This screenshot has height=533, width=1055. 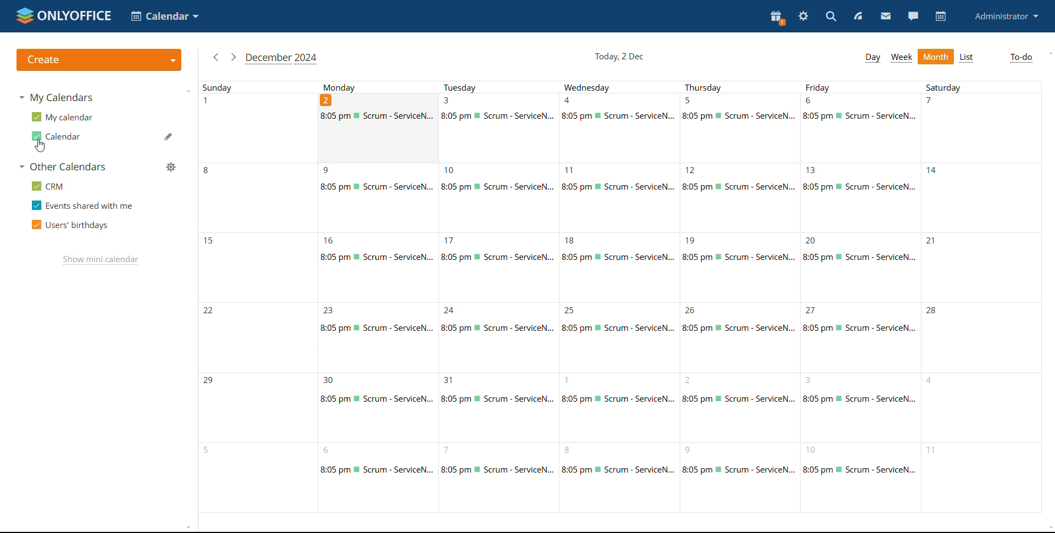 What do you see at coordinates (165, 16) in the screenshot?
I see `select application` at bounding box center [165, 16].